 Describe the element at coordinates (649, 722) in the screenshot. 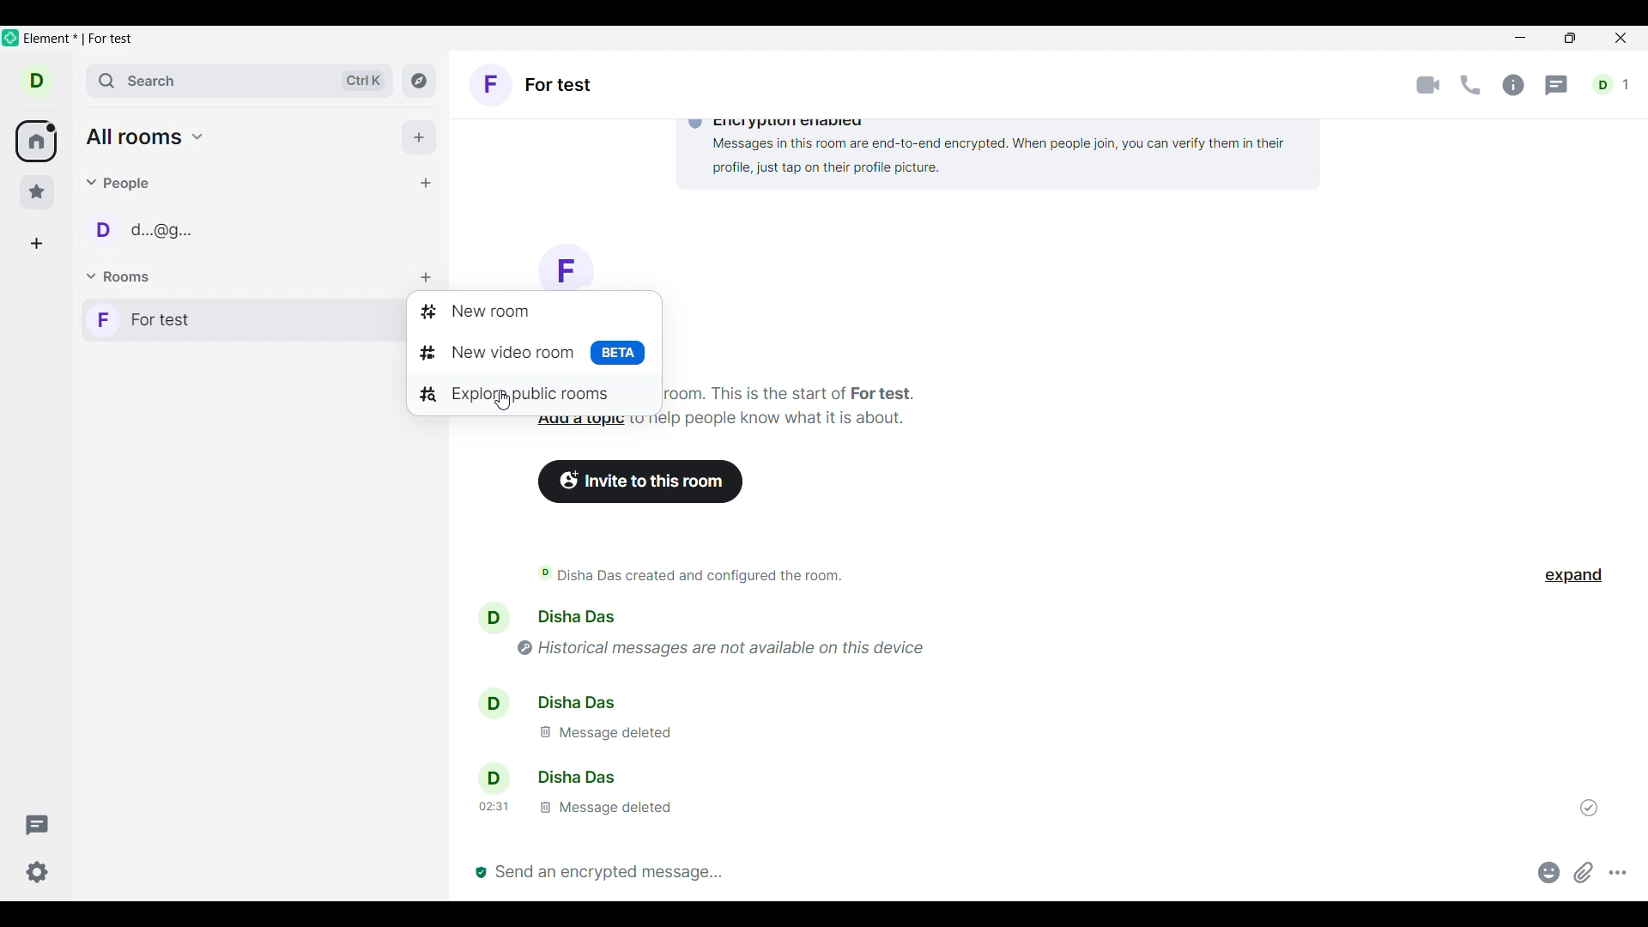

I see `Disha Das, Message deleted` at that location.